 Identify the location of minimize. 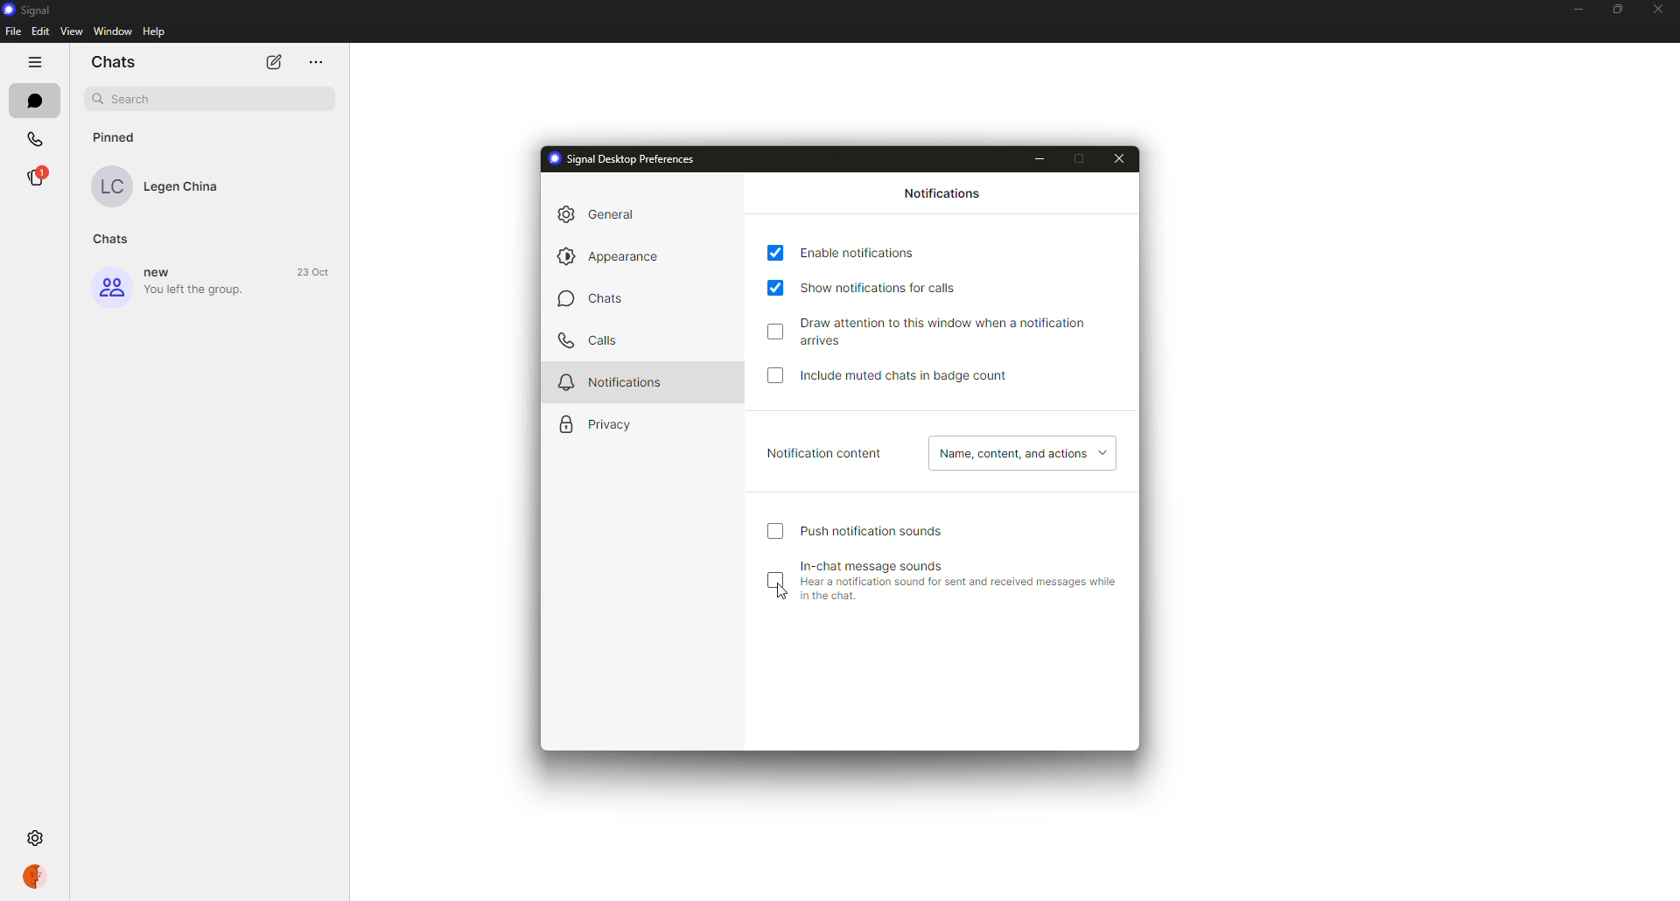
(1578, 10).